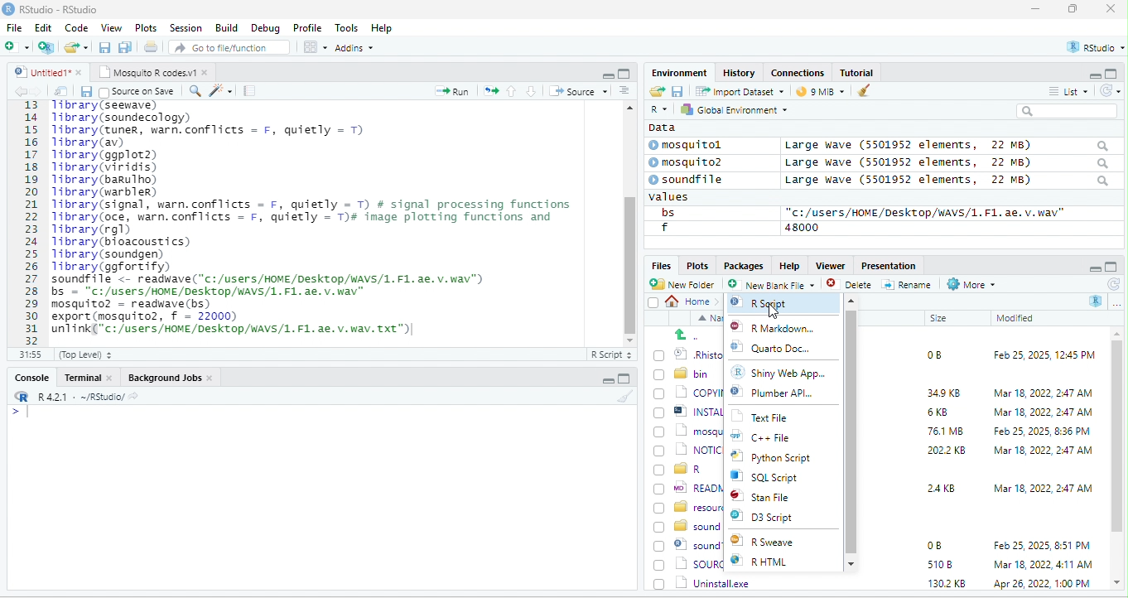 The height and width of the screenshot is (598, 1128). Describe the element at coordinates (948, 162) in the screenshot. I see `Large wave (550139372 elements, JZ MB)` at that location.